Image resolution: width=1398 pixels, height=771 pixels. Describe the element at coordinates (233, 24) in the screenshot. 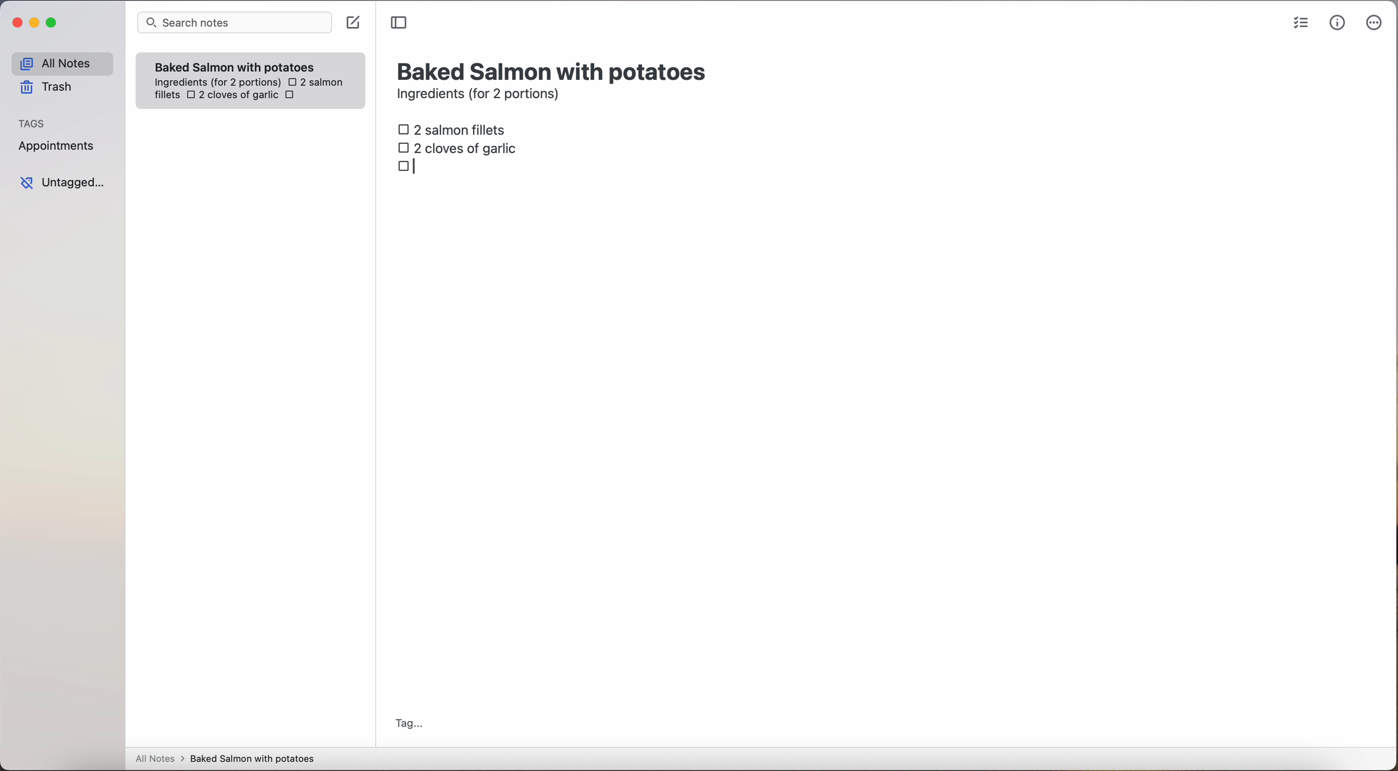

I see `search bar` at that location.